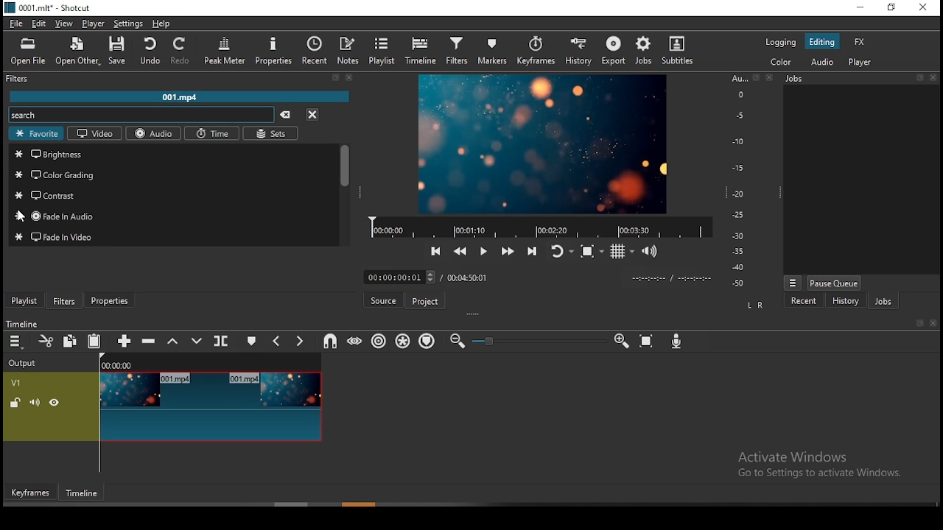 The width and height of the screenshot is (943, 530). What do you see at coordinates (886, 301) in the screenshot?
I see `jobs` at bounding box center [886, 301].